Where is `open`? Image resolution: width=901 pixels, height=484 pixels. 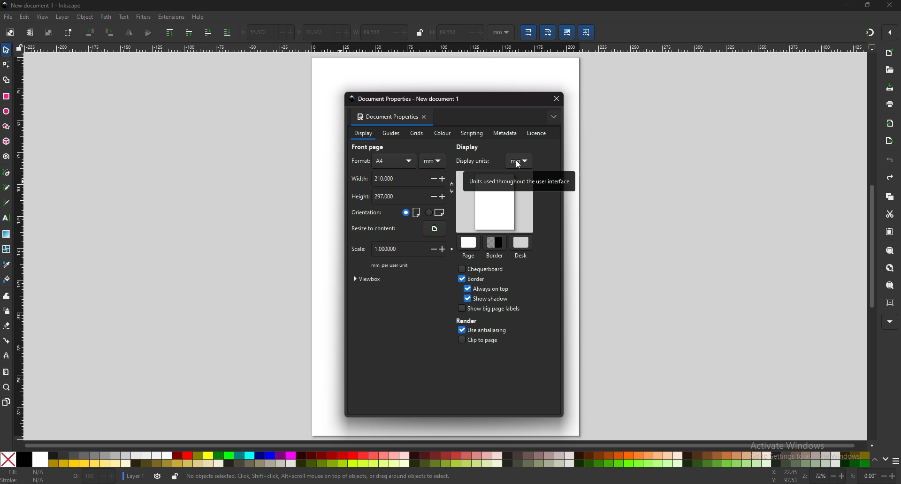 open is located at coordinates (890, 69).